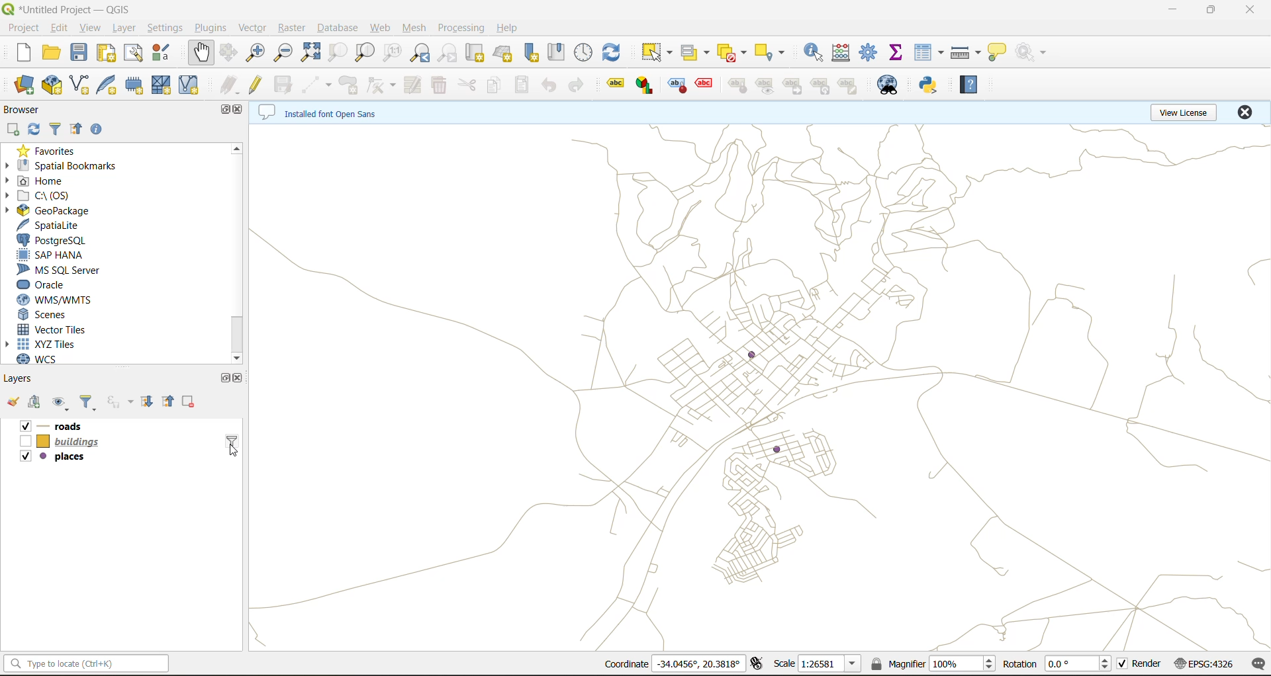 This screenshot has height=676, width=1271. Describe the element at coordinates (549, 85) in the screenshot. I see `undo` at that location.